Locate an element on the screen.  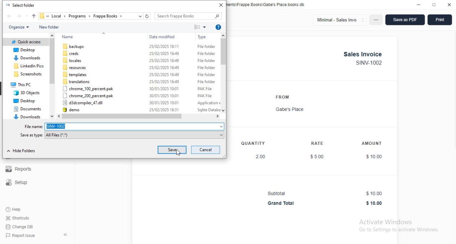
close is located at coordinates (449, 4).